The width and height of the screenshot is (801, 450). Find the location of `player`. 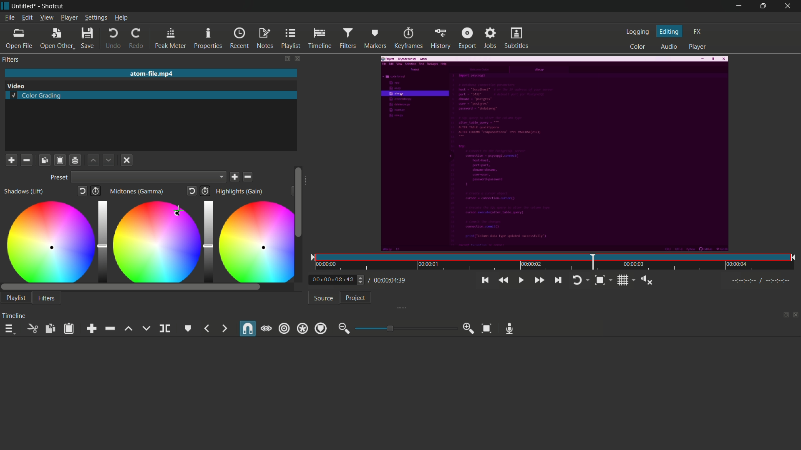

player is located at coordinates (698, 47).